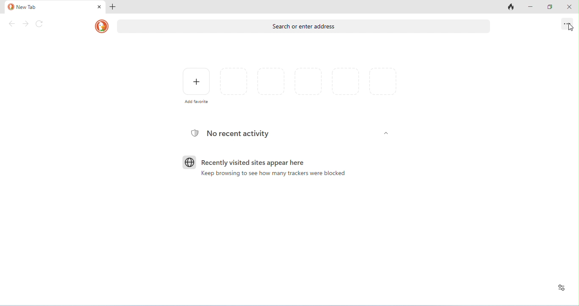  What do you see at coordinates (40, 24) in the screenshot?
I see `refresh` at bounding box center [40, 24].